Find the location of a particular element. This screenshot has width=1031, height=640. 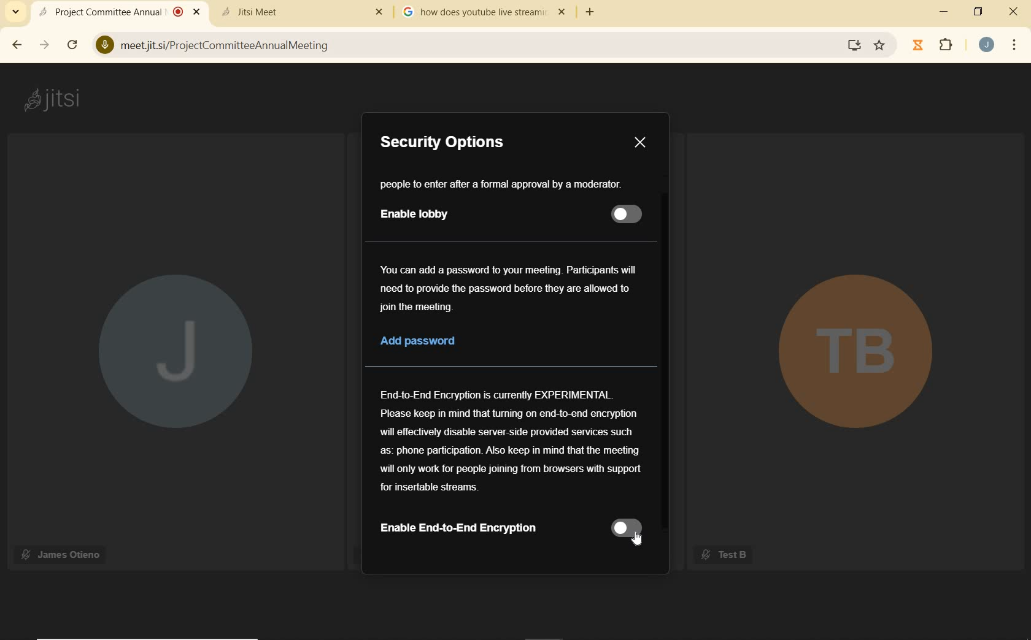

ADD TAB is located at coordinates (589, 13).